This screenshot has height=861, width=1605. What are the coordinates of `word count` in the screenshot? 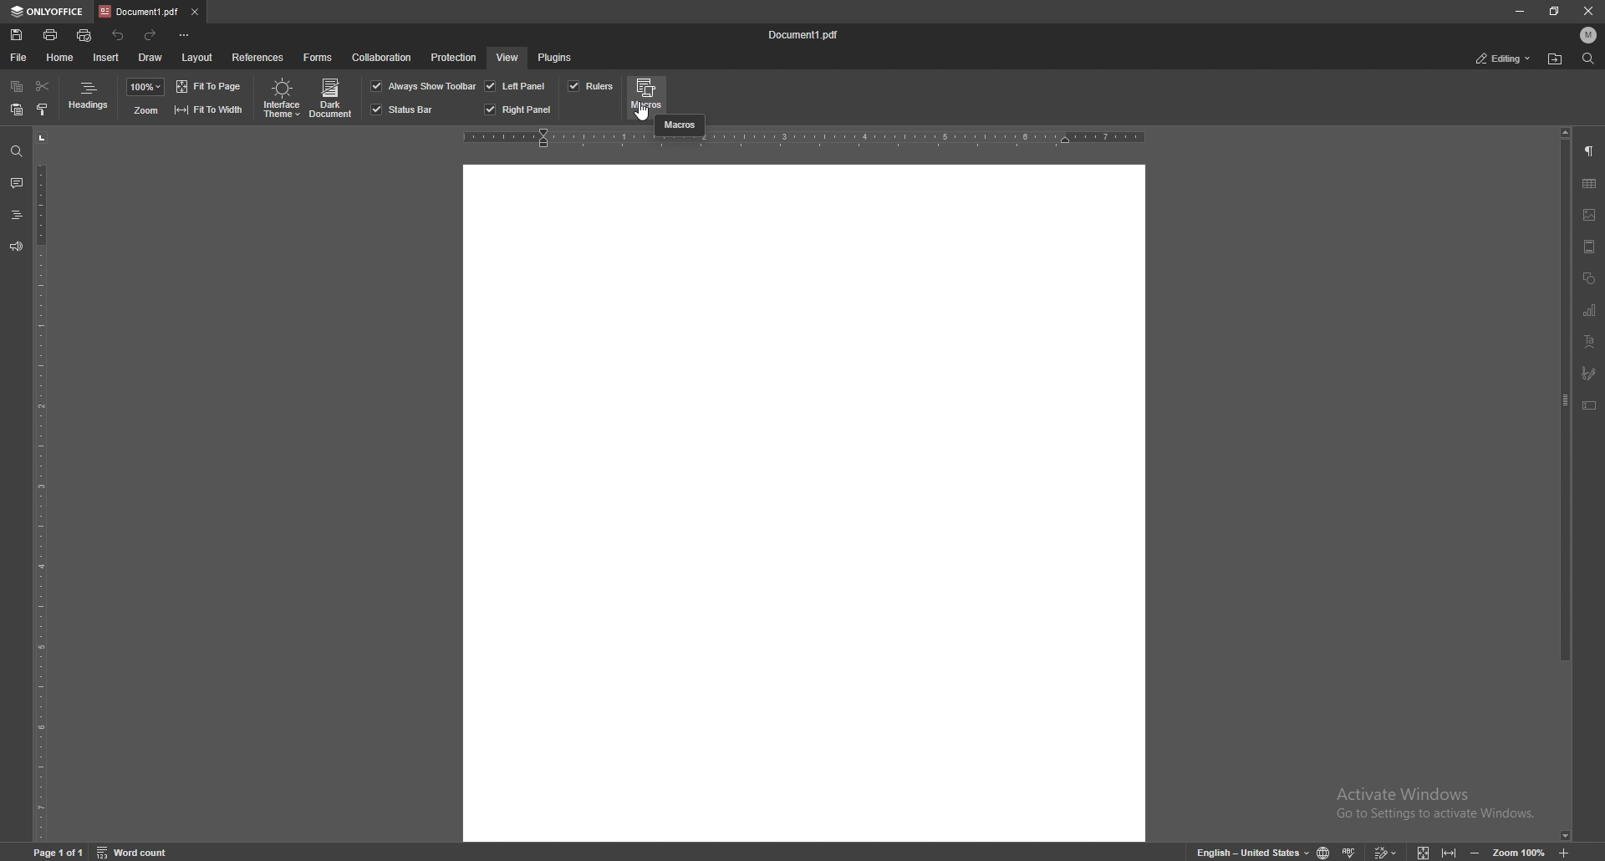 It's located at (140, 852).